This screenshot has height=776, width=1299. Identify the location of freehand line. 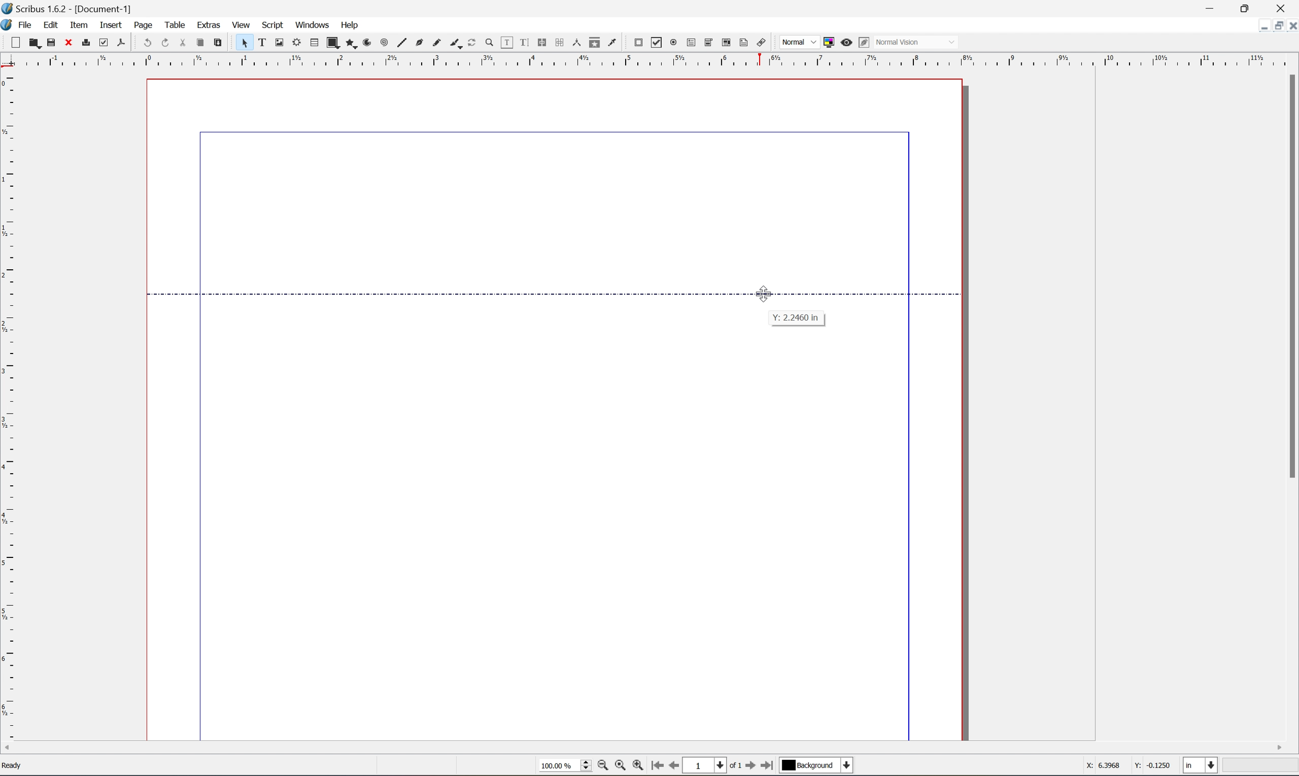
(439, 43).